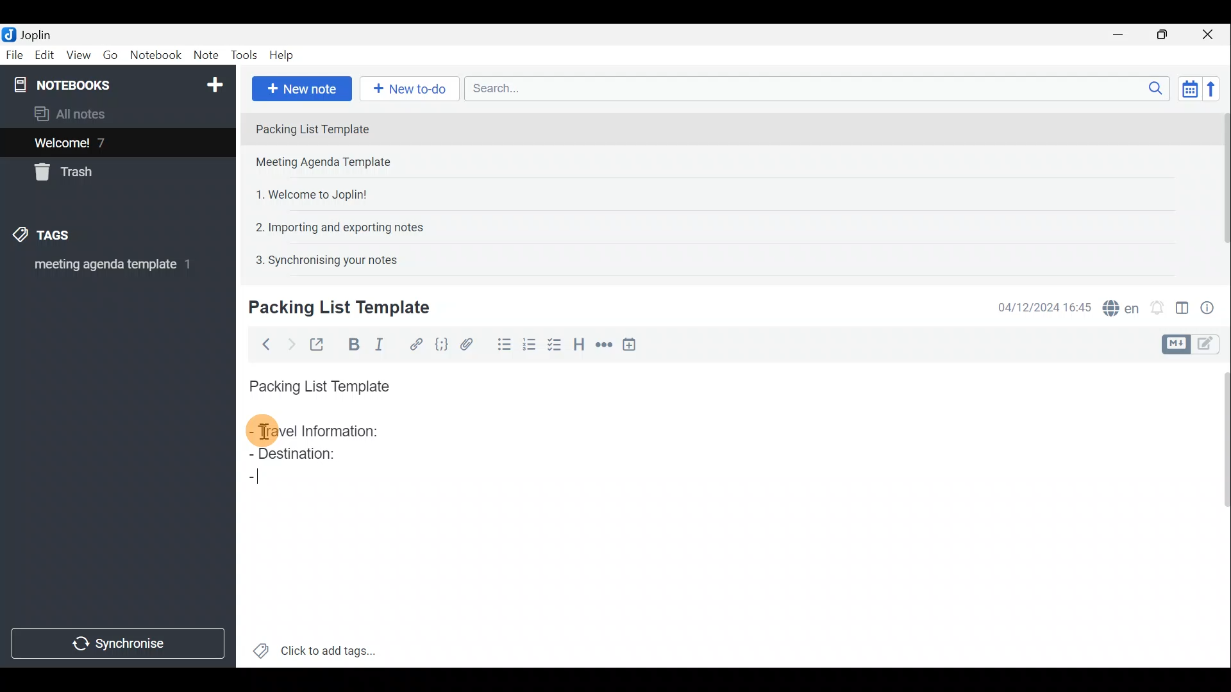 The width and height of the screenshot is (1231, 692). Describe the element at coordinates (814, 90) in the screenshot. I see `Search bar` at that location.